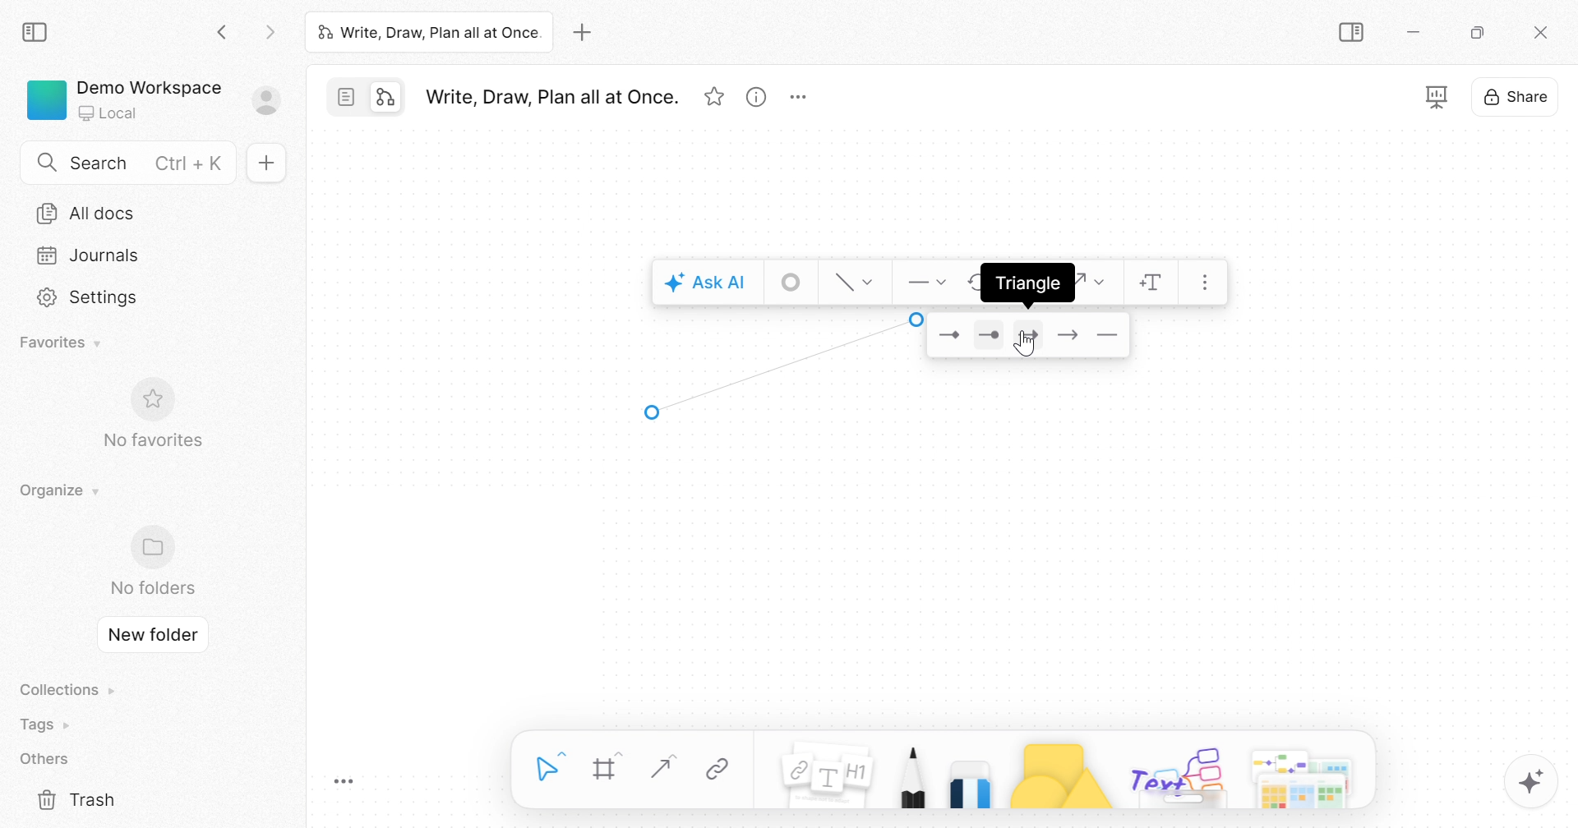 The image size is (1578, 828). I want to click on Frame, so click(607, 769).